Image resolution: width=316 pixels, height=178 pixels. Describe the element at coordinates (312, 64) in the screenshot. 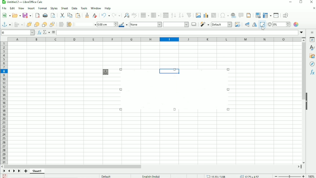

I see `Navigator` at that location.